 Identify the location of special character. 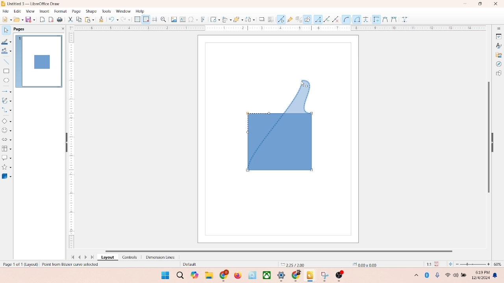
(193, 19).